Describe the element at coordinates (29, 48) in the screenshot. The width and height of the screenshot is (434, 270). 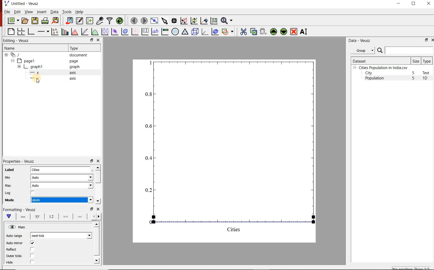
I see `Name` at that location.